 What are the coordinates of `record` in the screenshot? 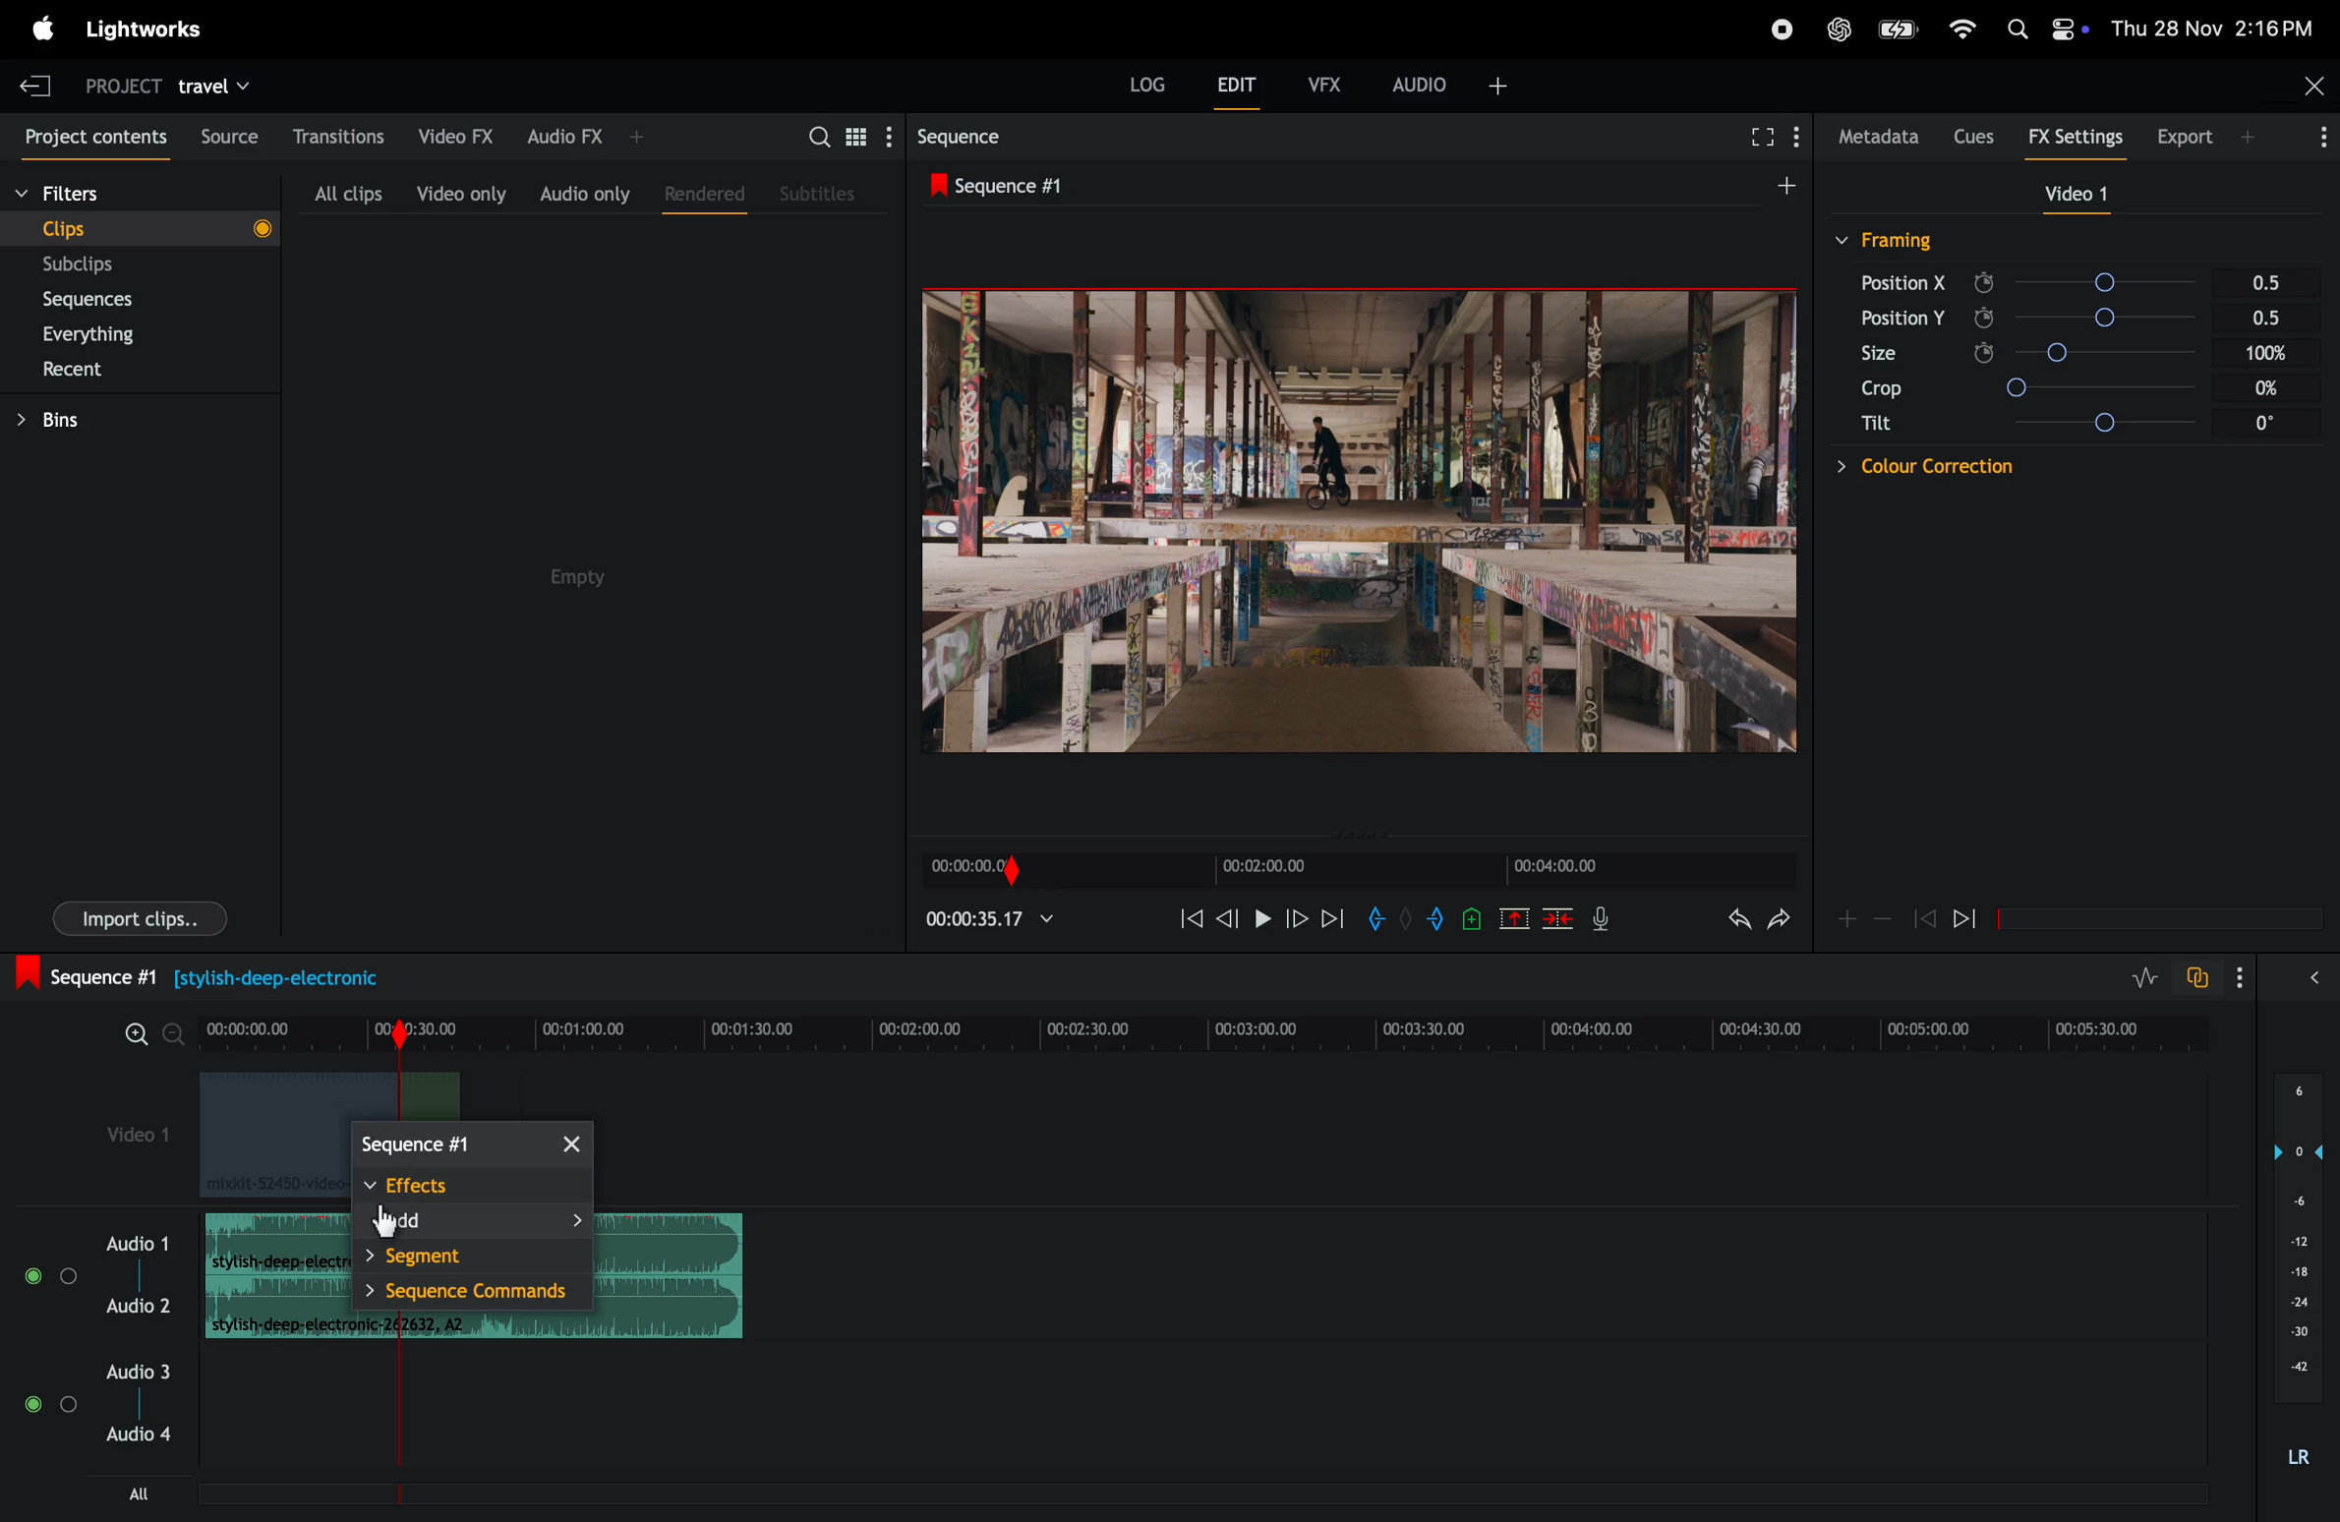 It's located at (1772, 29).